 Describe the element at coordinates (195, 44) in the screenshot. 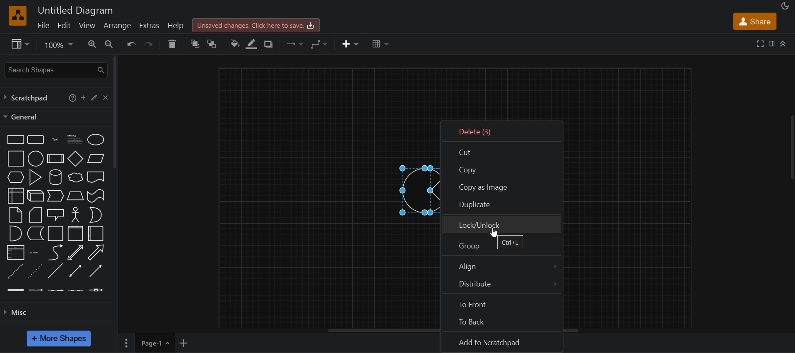

I see `to front` at that location.